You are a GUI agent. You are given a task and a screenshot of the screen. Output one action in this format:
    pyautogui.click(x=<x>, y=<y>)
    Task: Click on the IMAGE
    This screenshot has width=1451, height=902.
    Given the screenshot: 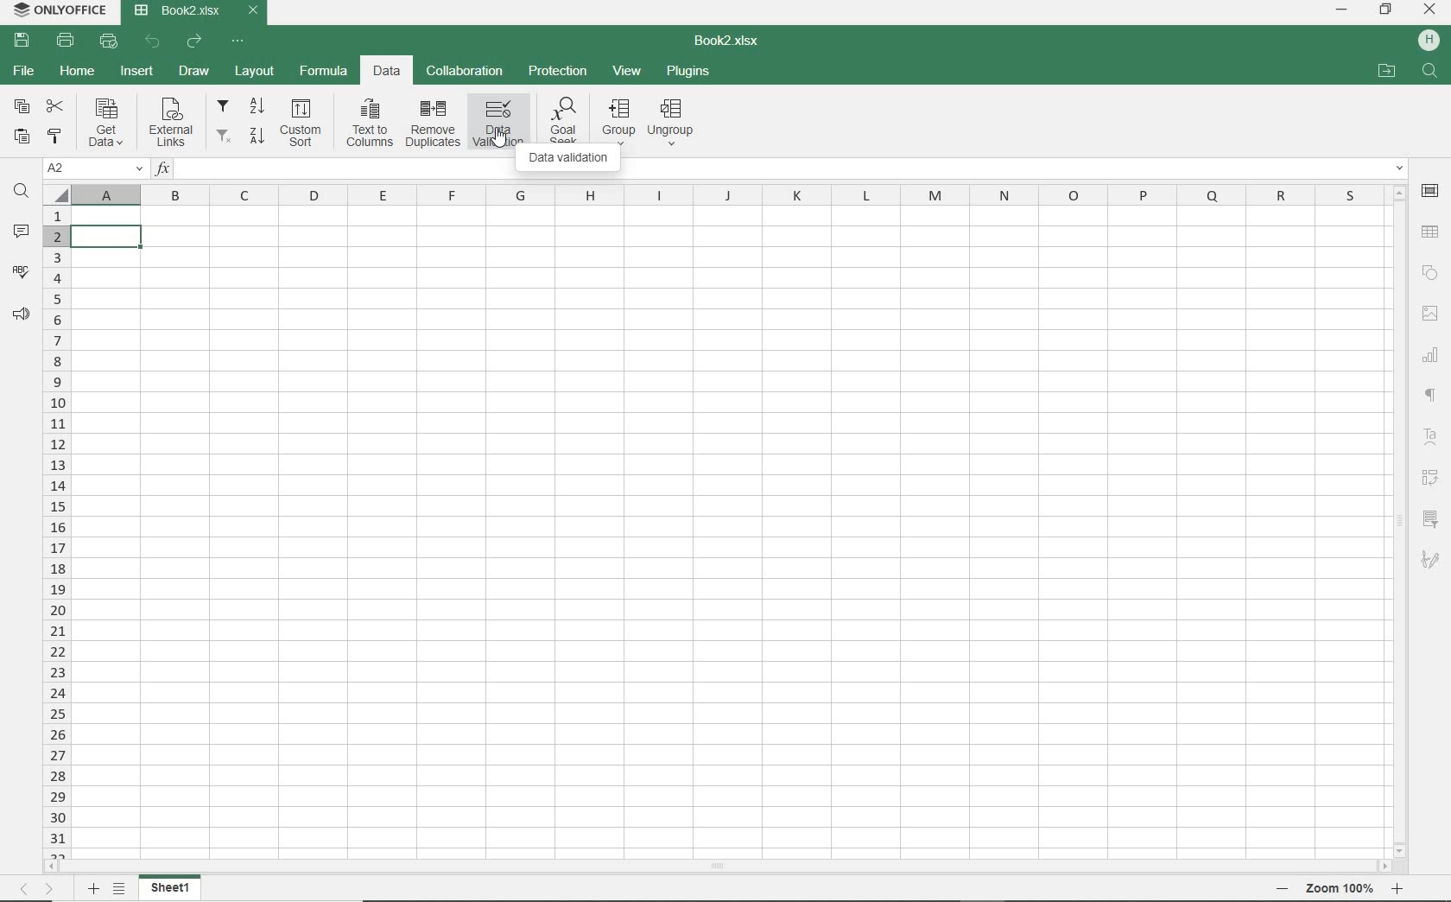 What is the action you would take?
    pyautogui.click(x=1430, y=313)
    